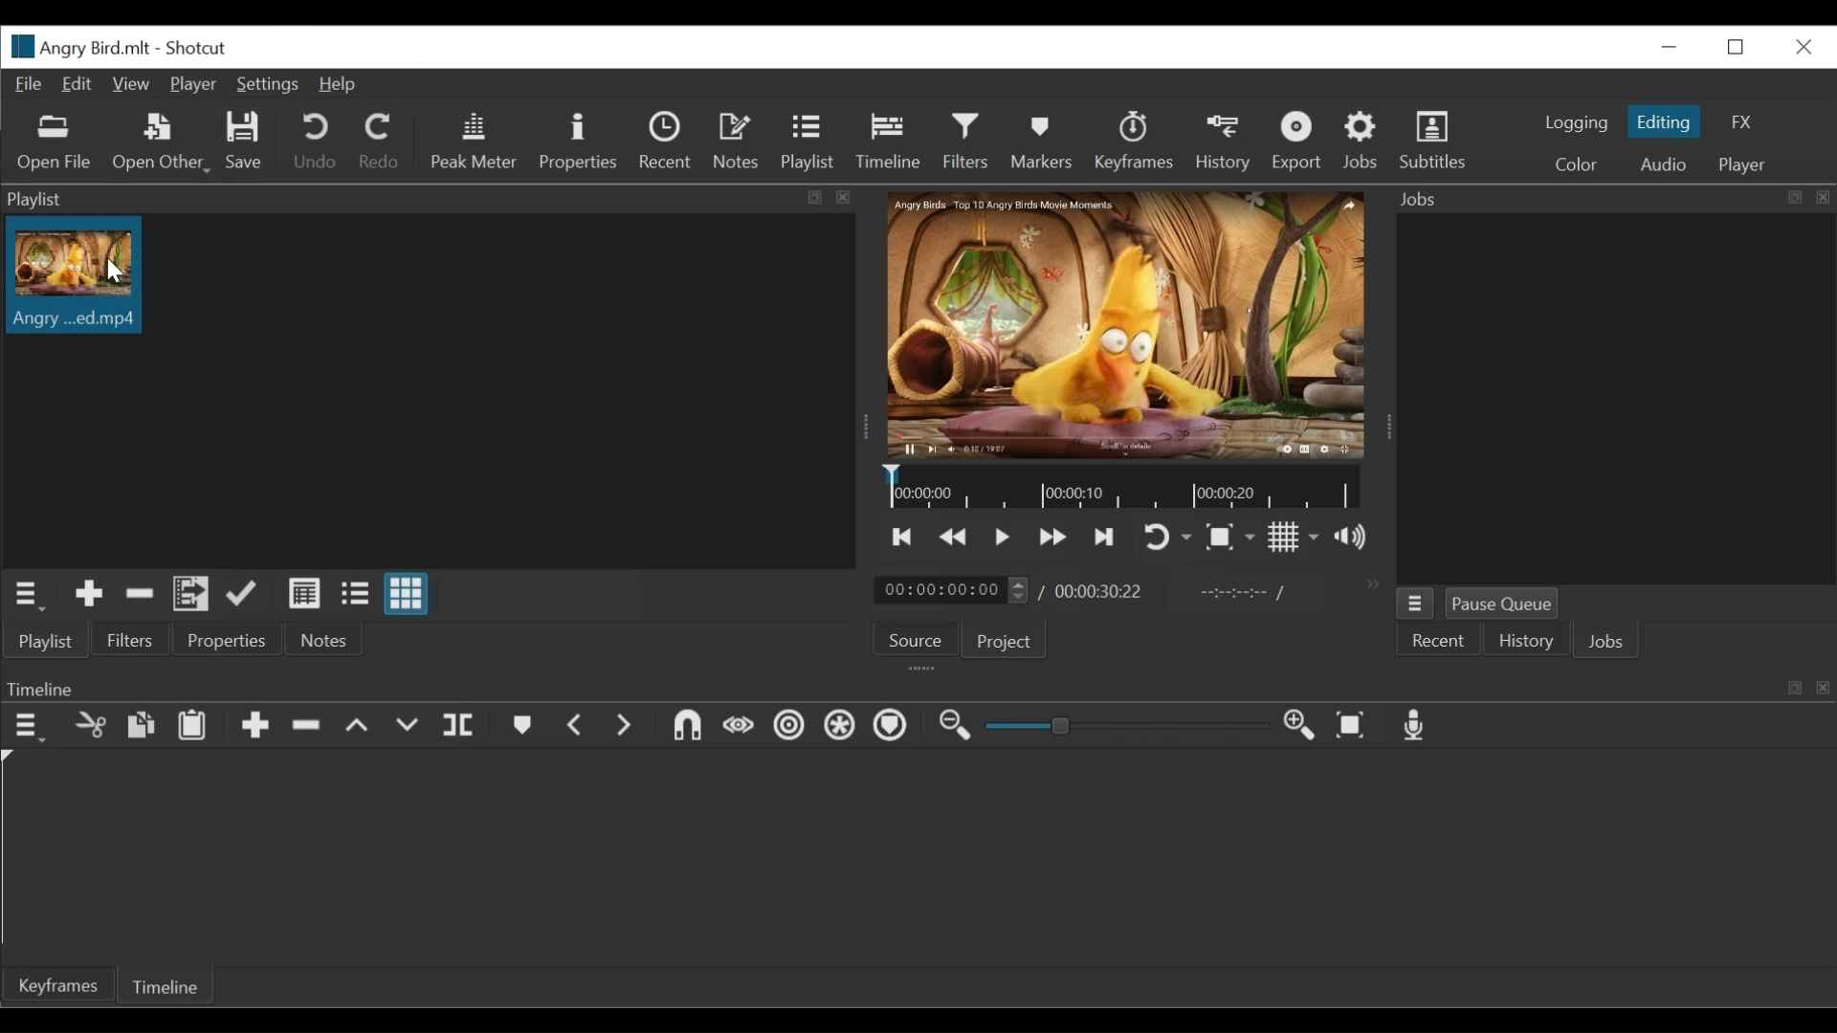 This screenshot has height=1033, width=1837. I want to click on View, so click(130, 84).